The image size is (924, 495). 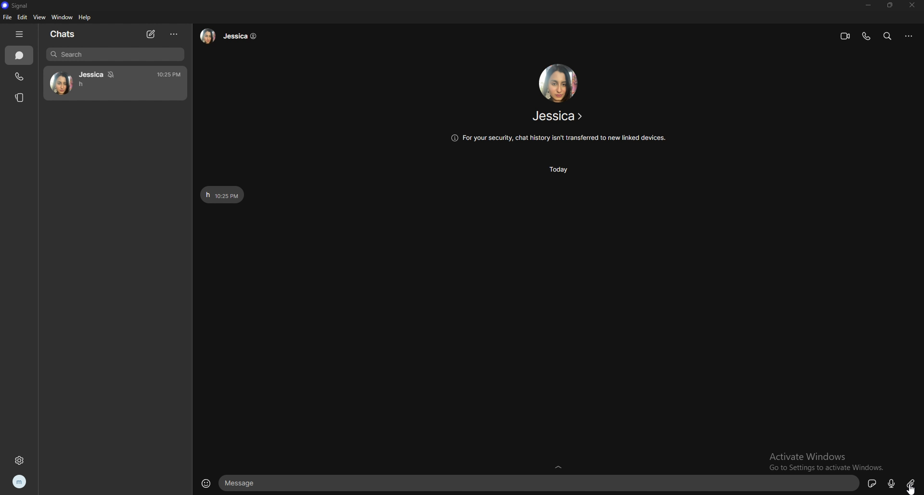 What do you see at coordinates (20, 460) in the screenshot?
I see `settings` at bounding box center [20, 460].